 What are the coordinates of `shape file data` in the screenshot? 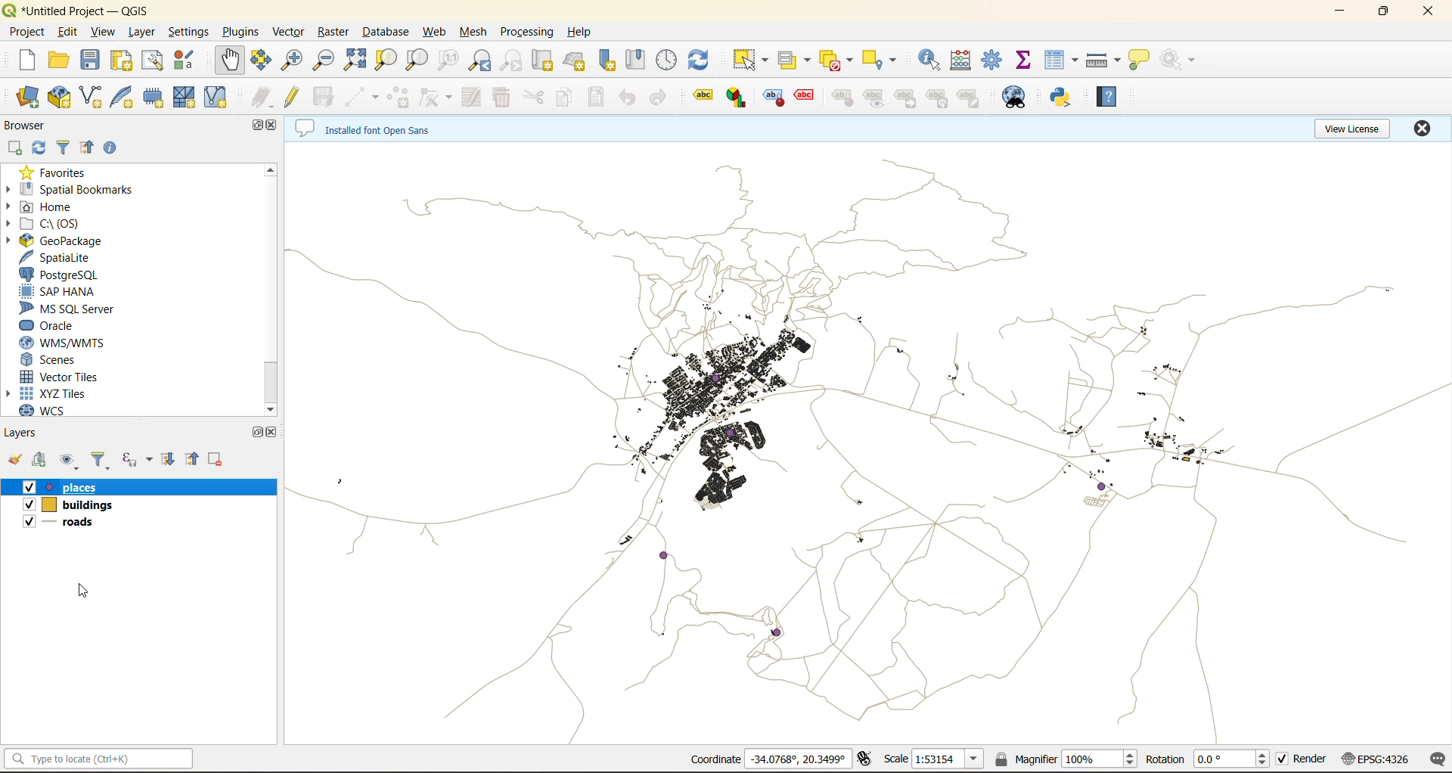 It's located at (711, 602).